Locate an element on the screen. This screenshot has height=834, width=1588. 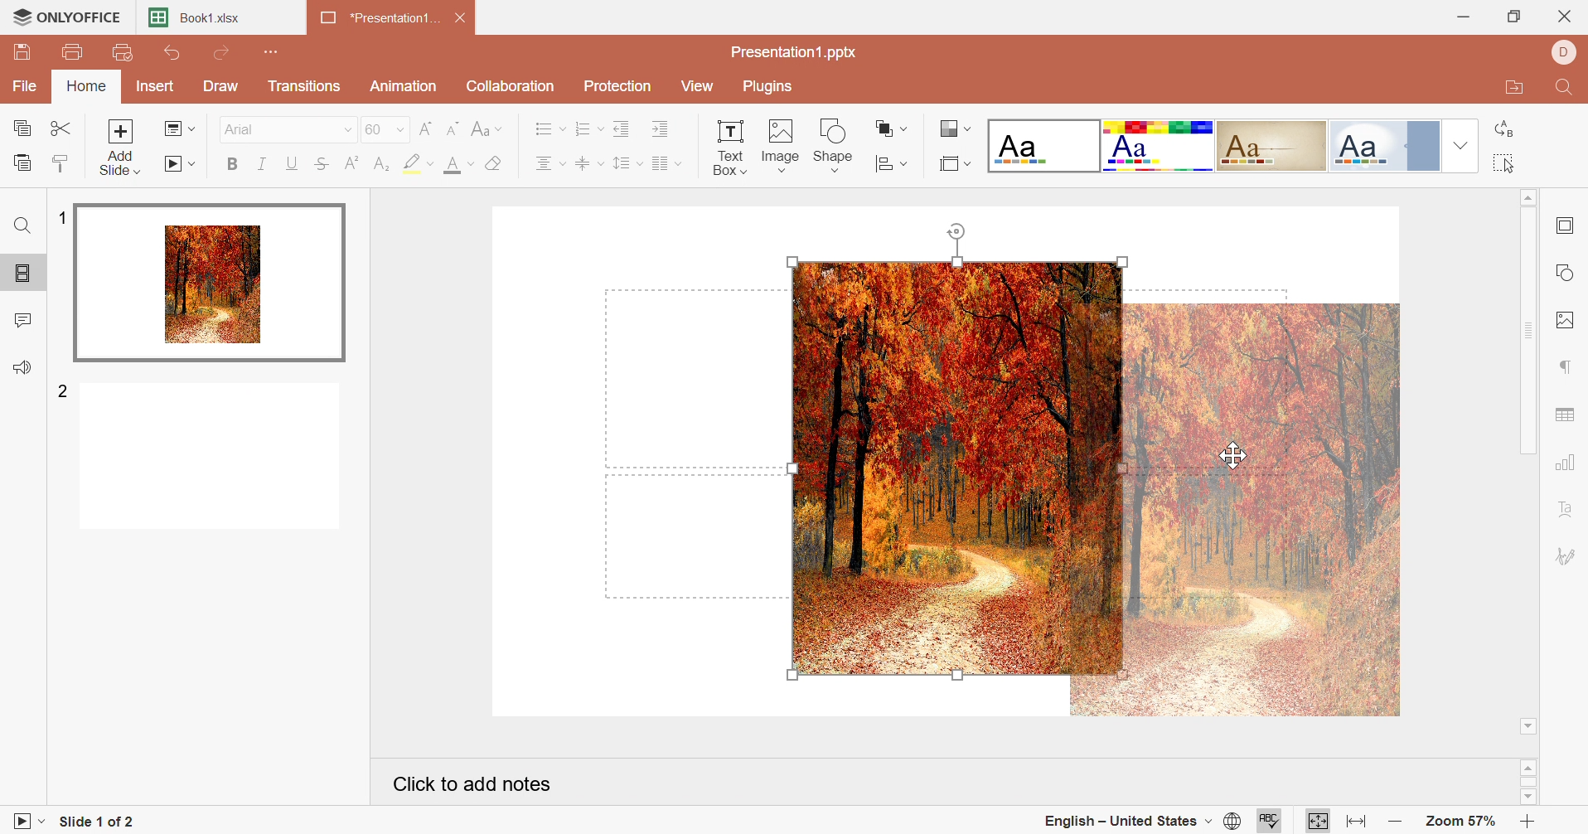
Align shape is located at coordinates (888, 165).